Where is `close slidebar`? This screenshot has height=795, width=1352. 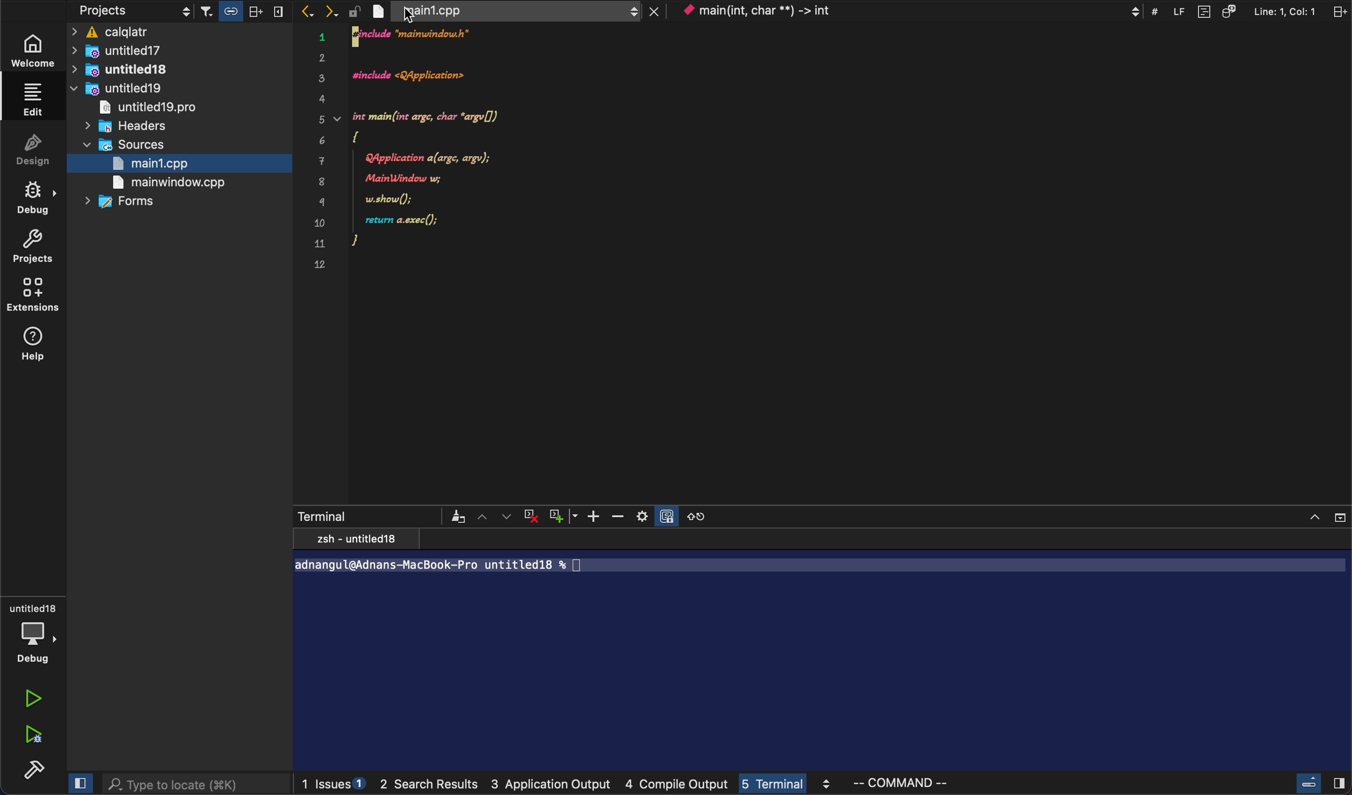
close slidebar is located at coordinates (80, 784).